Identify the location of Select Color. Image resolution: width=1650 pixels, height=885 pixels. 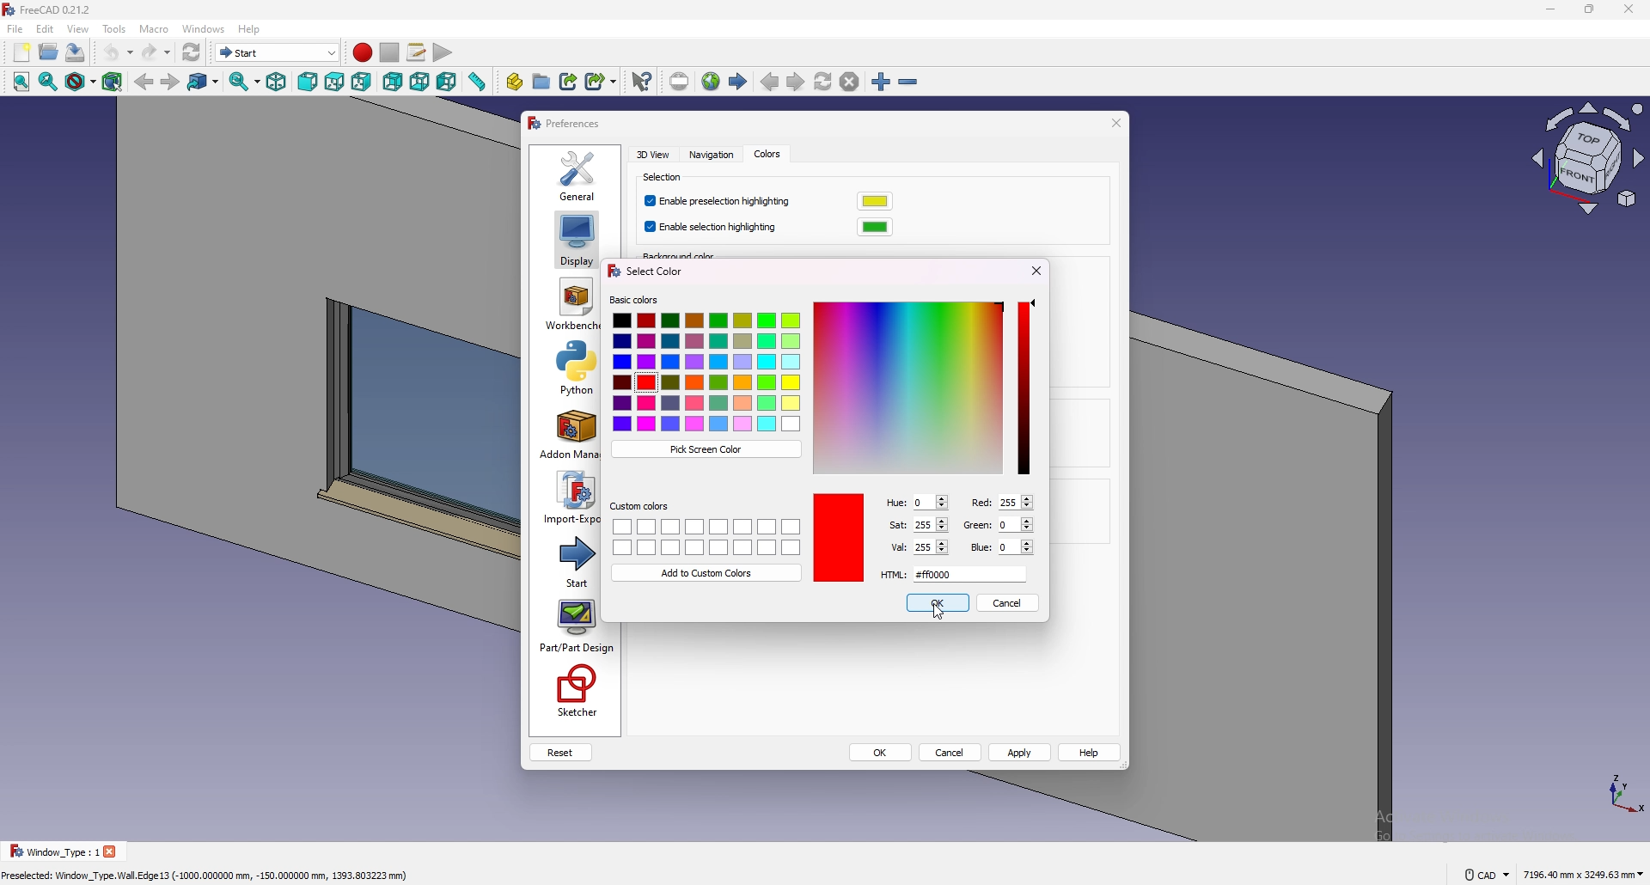
(654, 271).